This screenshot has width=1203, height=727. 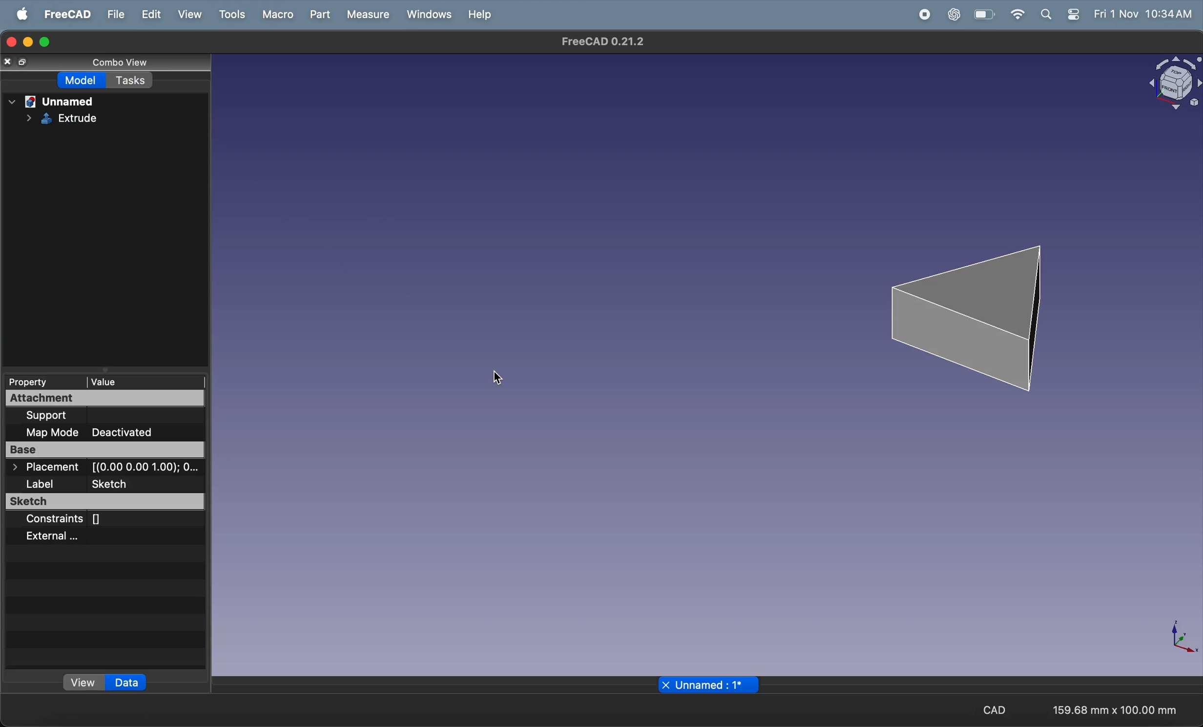 What do you see at coordinates (67, 14) in the screenshot?
I see `freecad` at bounding box center [67, 14].